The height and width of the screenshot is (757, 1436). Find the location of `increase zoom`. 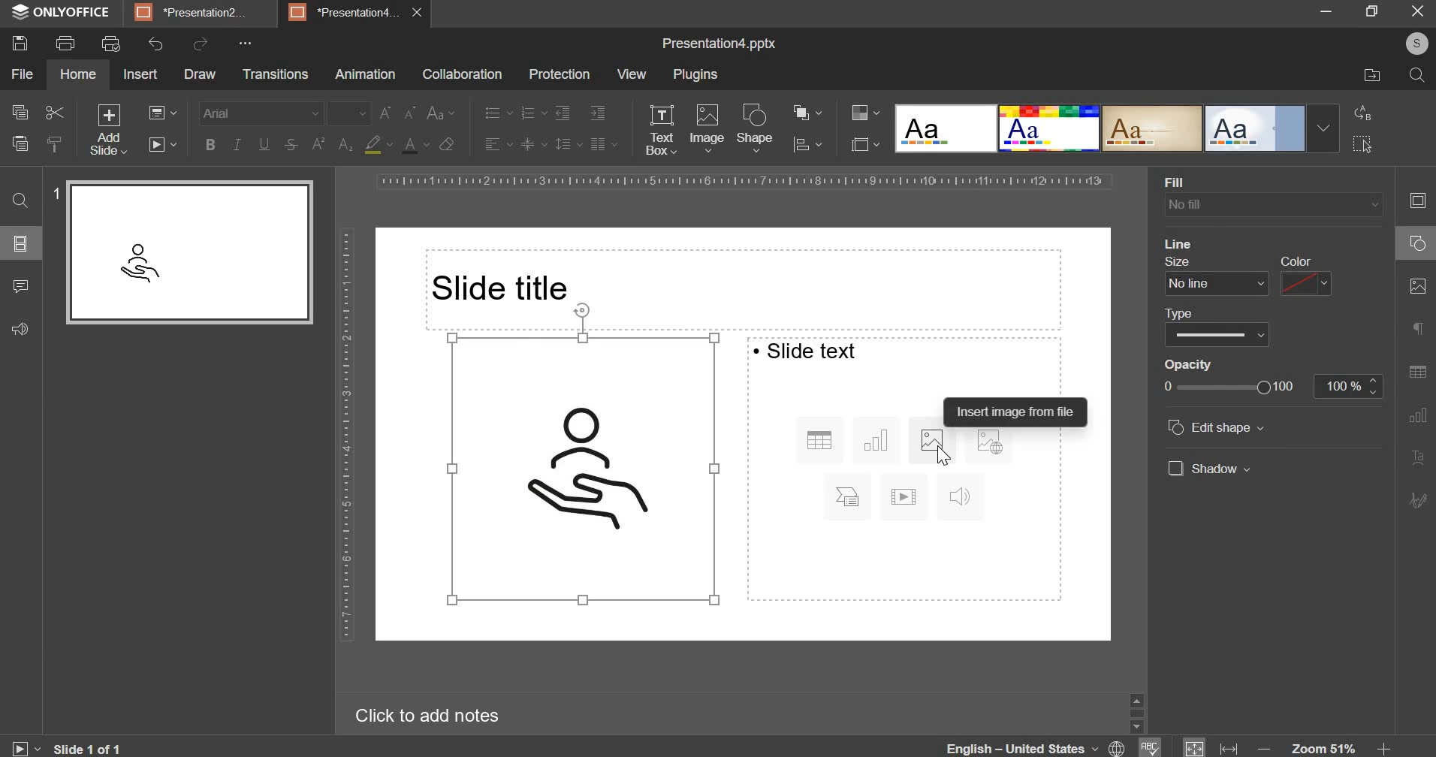

increase zoom is located at coordinates (1383, 748).